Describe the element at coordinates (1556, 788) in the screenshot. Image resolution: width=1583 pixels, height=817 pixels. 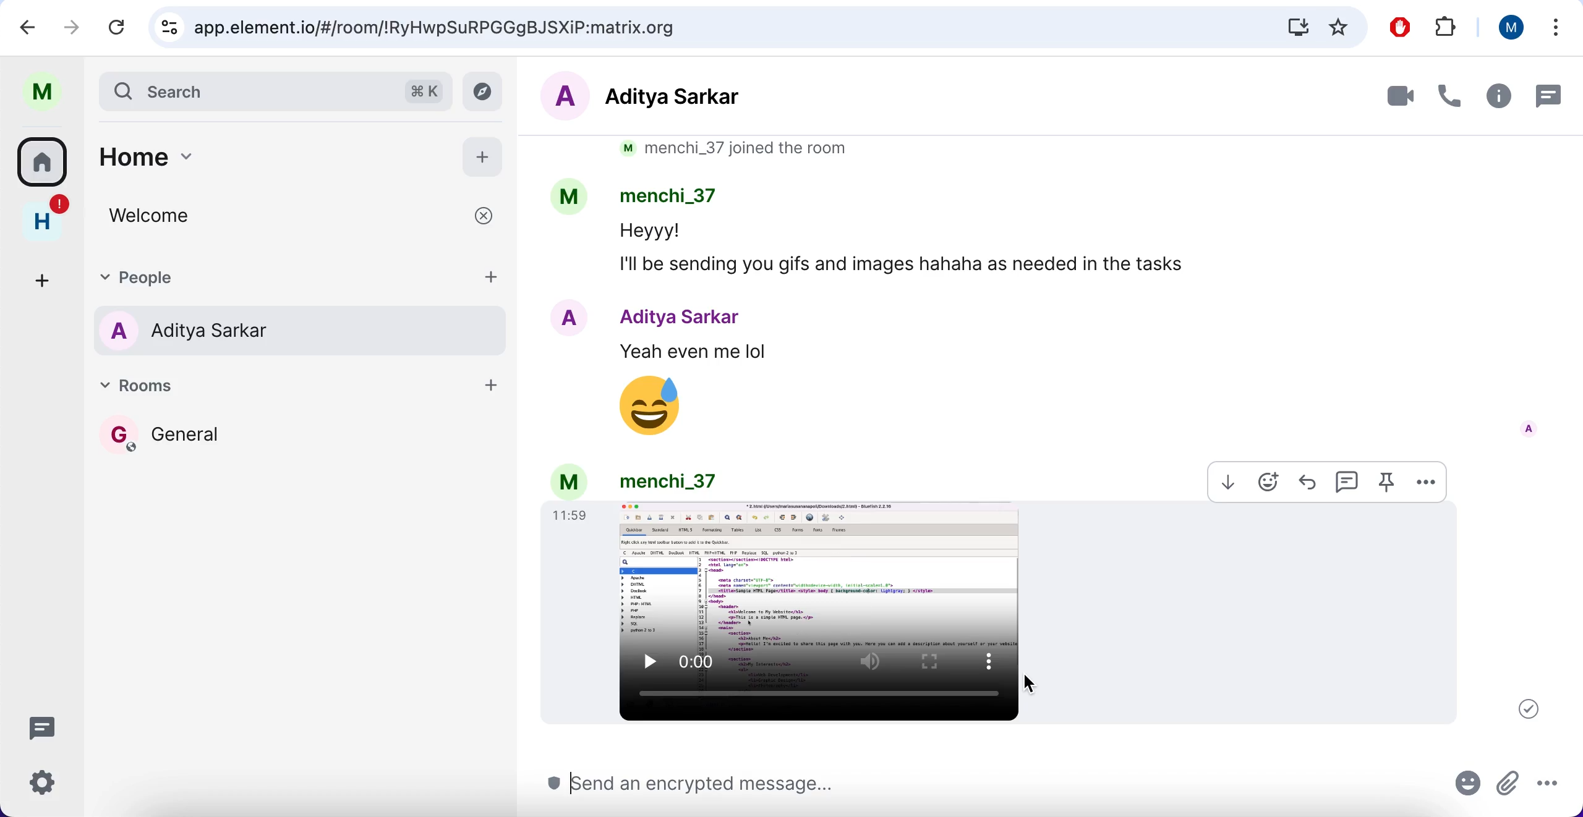
I see `options` at that location.